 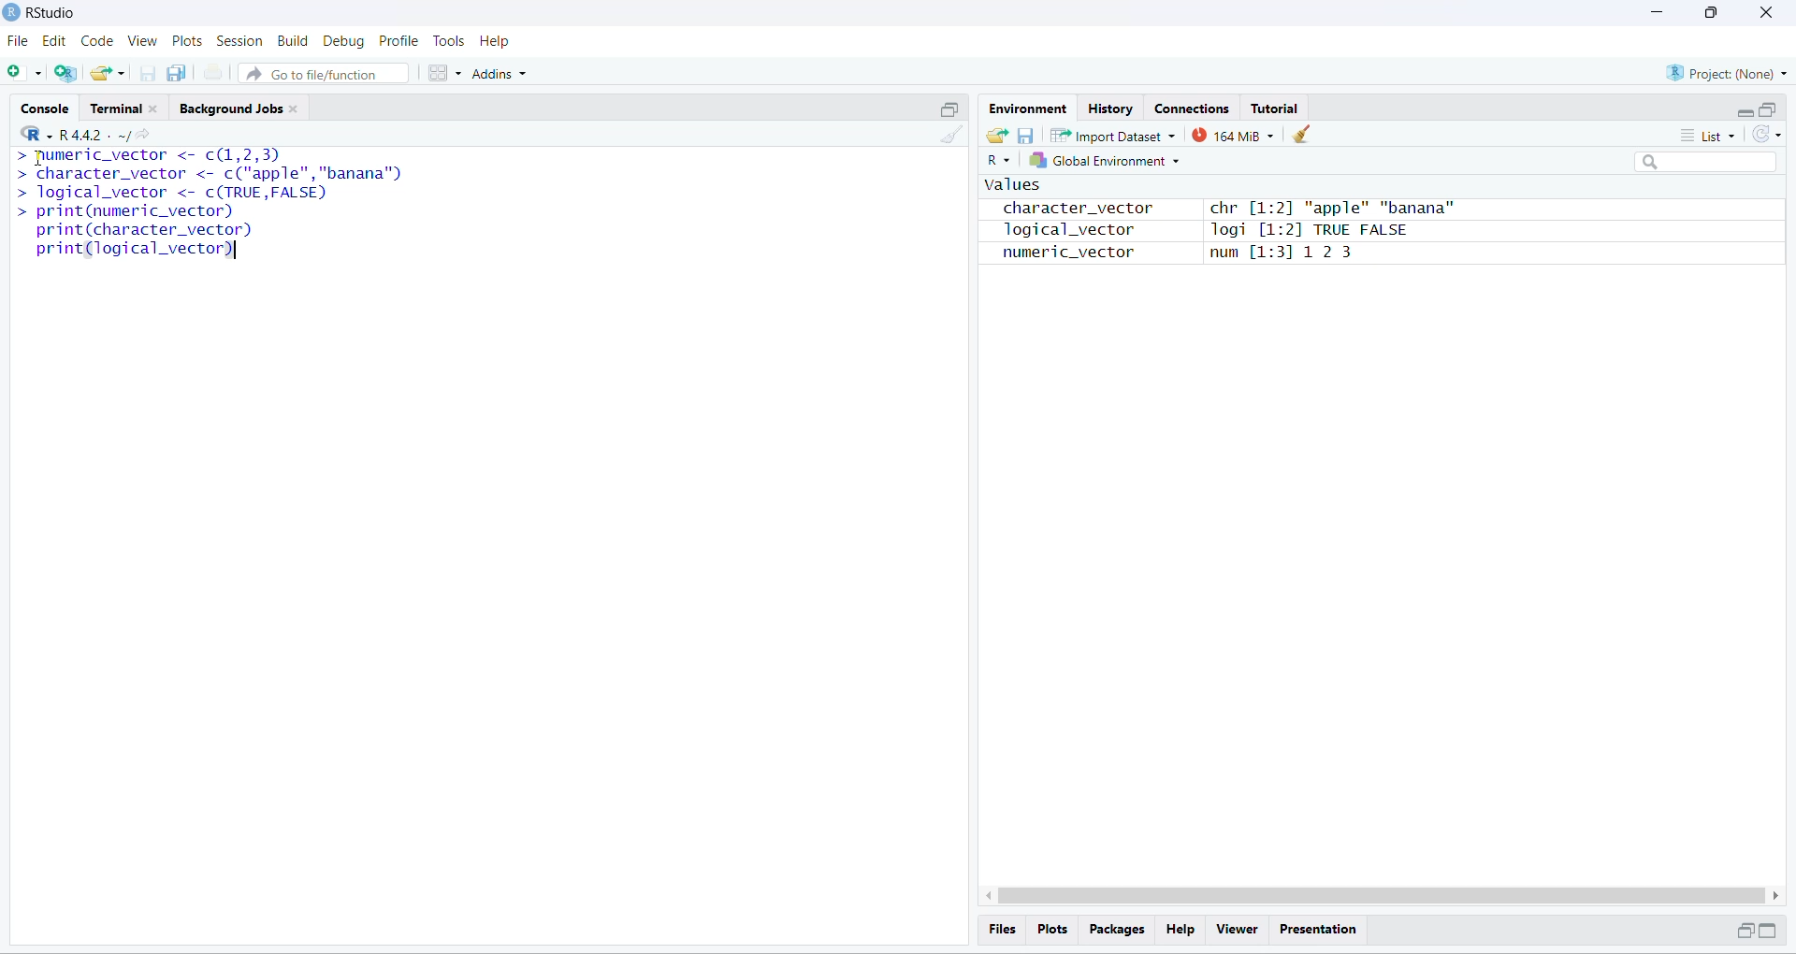 I want to click on Connections, so click(x=1191, y=107).